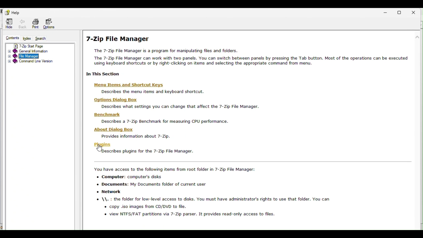 The width and height of the screenshot is (423, 238). What do you see at coordinates (246, 50) in the screenshot?
I see `7-Zip File Manager
The 7-2ip File Manager is a program for manipulating files and folders.
‘The 7-Zip File Manager can work with two panels. You can switch between panels by pressing the Tab button. Most of the operations can be executed
using keyboard shortcuts or by right-clicking on items and selecting the appropriate command from menu.` at bounding box center [246, 50].